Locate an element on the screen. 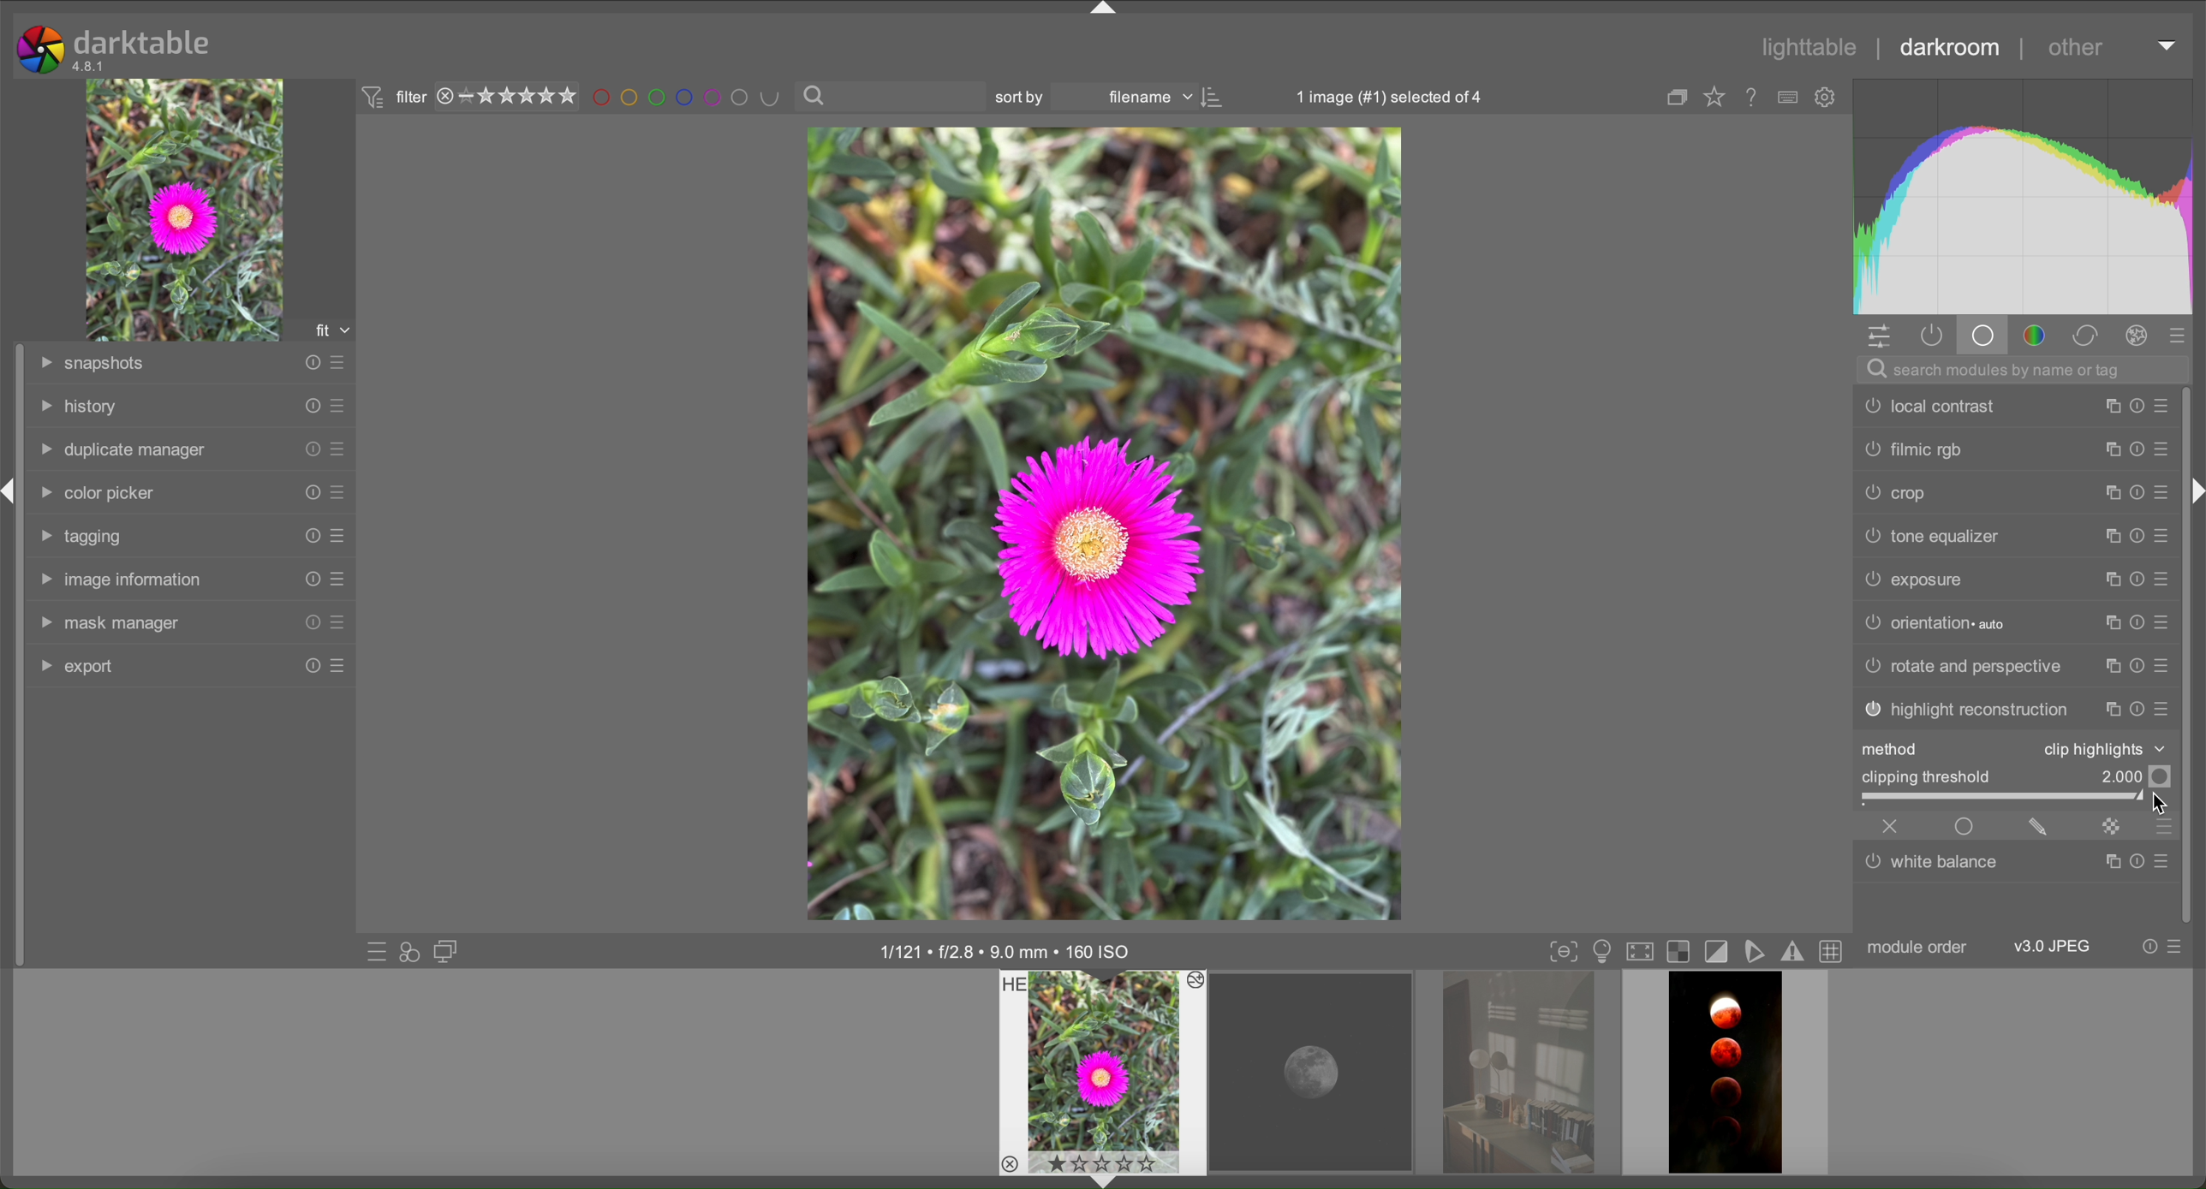 Image resolution: width=2206 pixels, height=1189 pixels. presets is located at coordinates (2165, 710).